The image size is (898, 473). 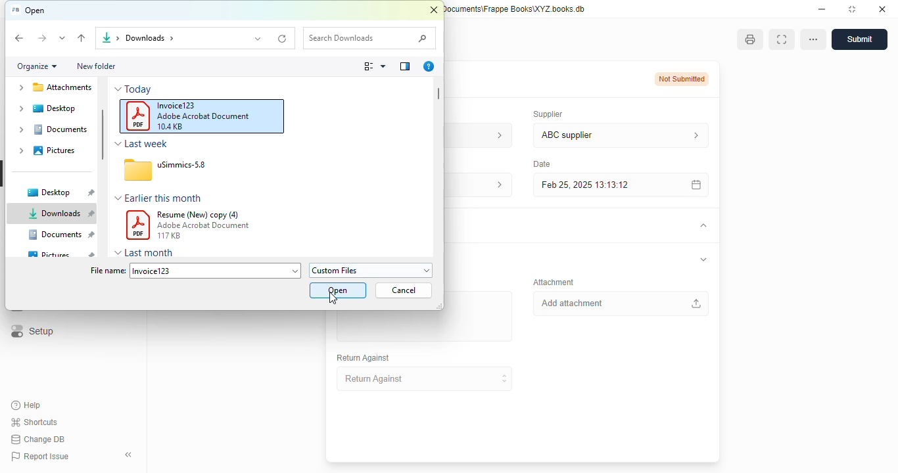 I want to click on resume (new) copy (4), so click(x=199, y=215).